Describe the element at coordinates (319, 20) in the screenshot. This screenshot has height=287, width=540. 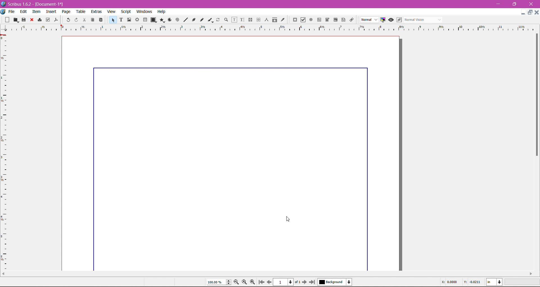
I see `PDF Text Field` at that location.